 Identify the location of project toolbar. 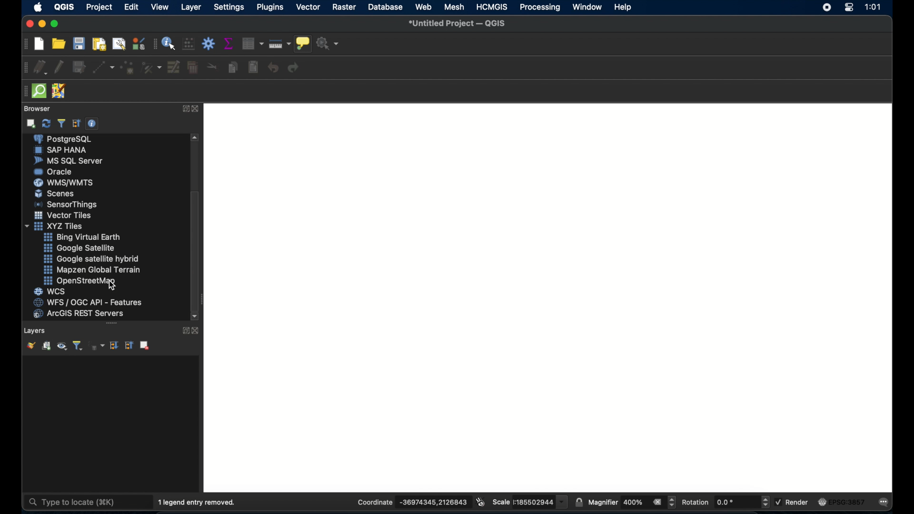
(24, 46).